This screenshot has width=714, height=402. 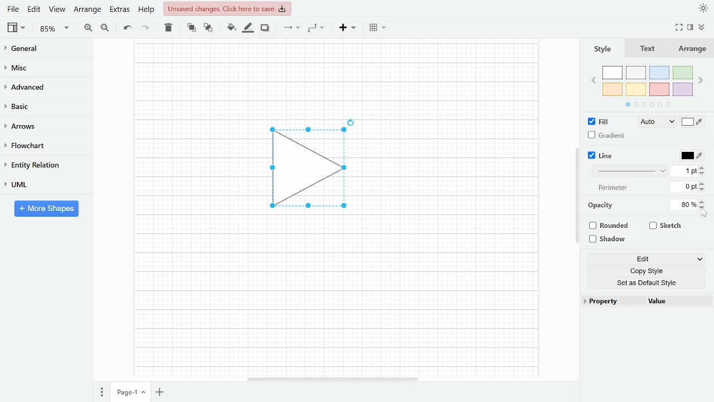 What do you see at coordinates (57, 9) in the screenshot?
I see `View` at bounding box center [57, 9].